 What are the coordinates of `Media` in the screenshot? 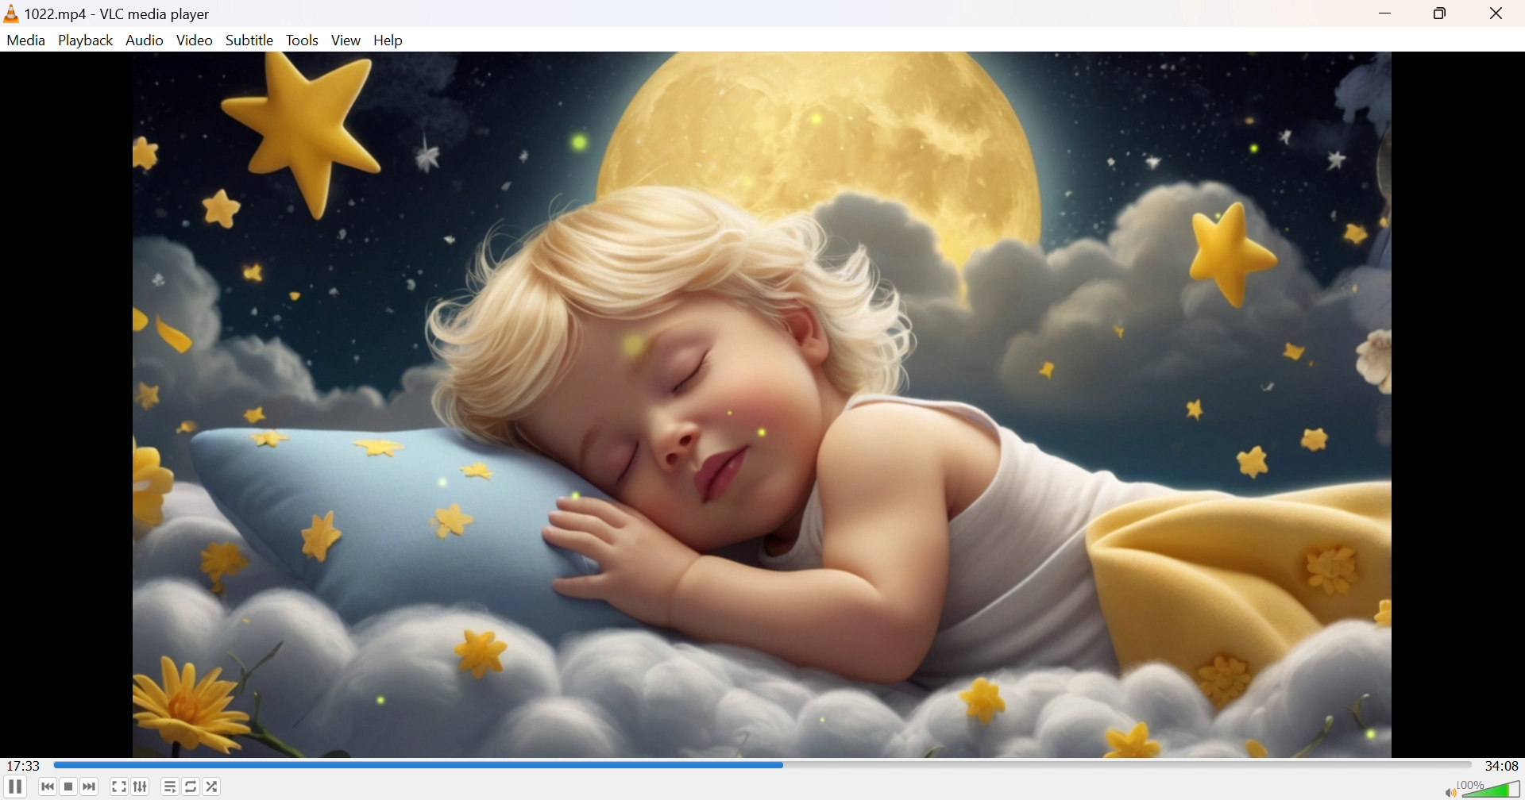 It's located at (25, 40).